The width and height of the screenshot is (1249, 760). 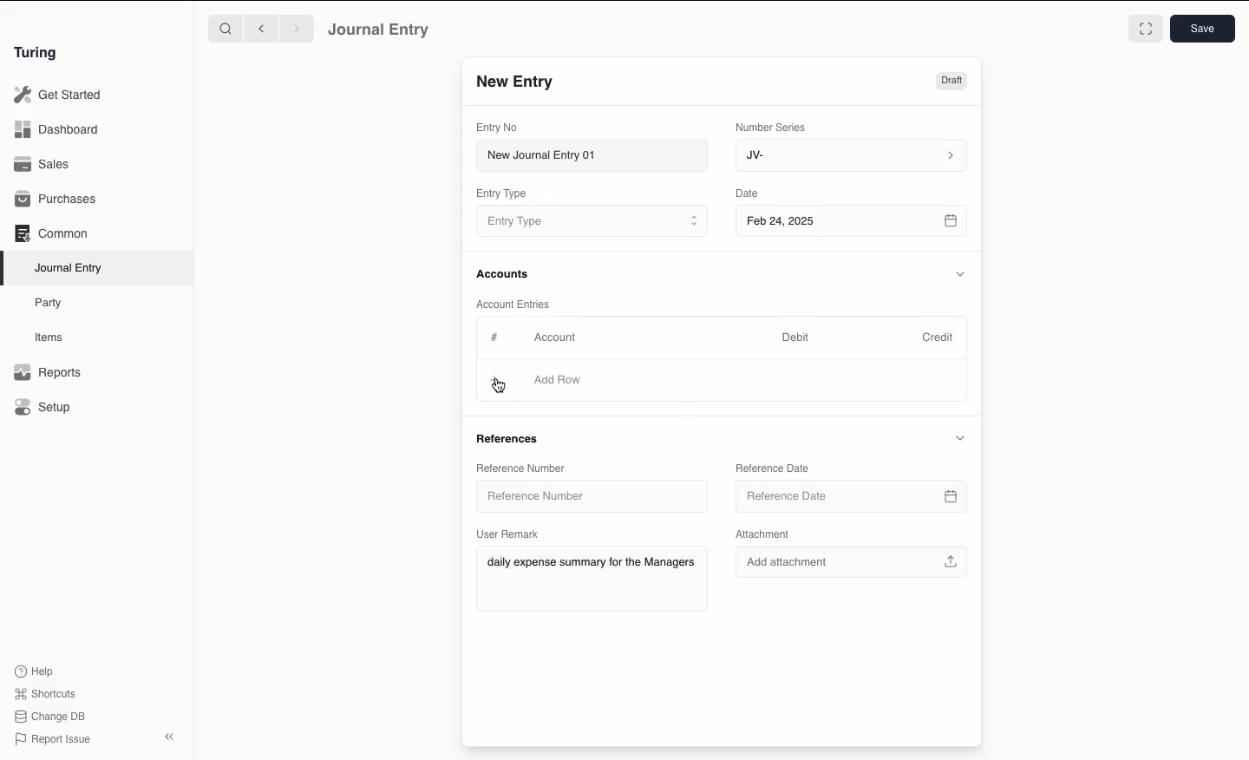 I want to click on Reference Date, so click(x=772, y=468).